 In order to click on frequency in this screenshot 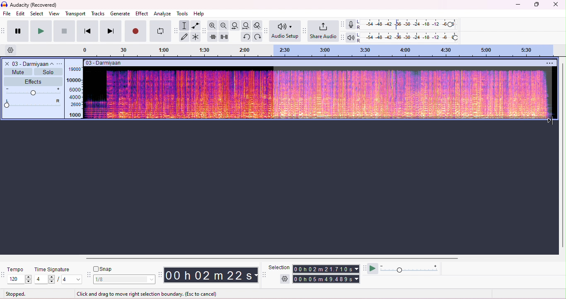, I will do `click(74, 92)`.